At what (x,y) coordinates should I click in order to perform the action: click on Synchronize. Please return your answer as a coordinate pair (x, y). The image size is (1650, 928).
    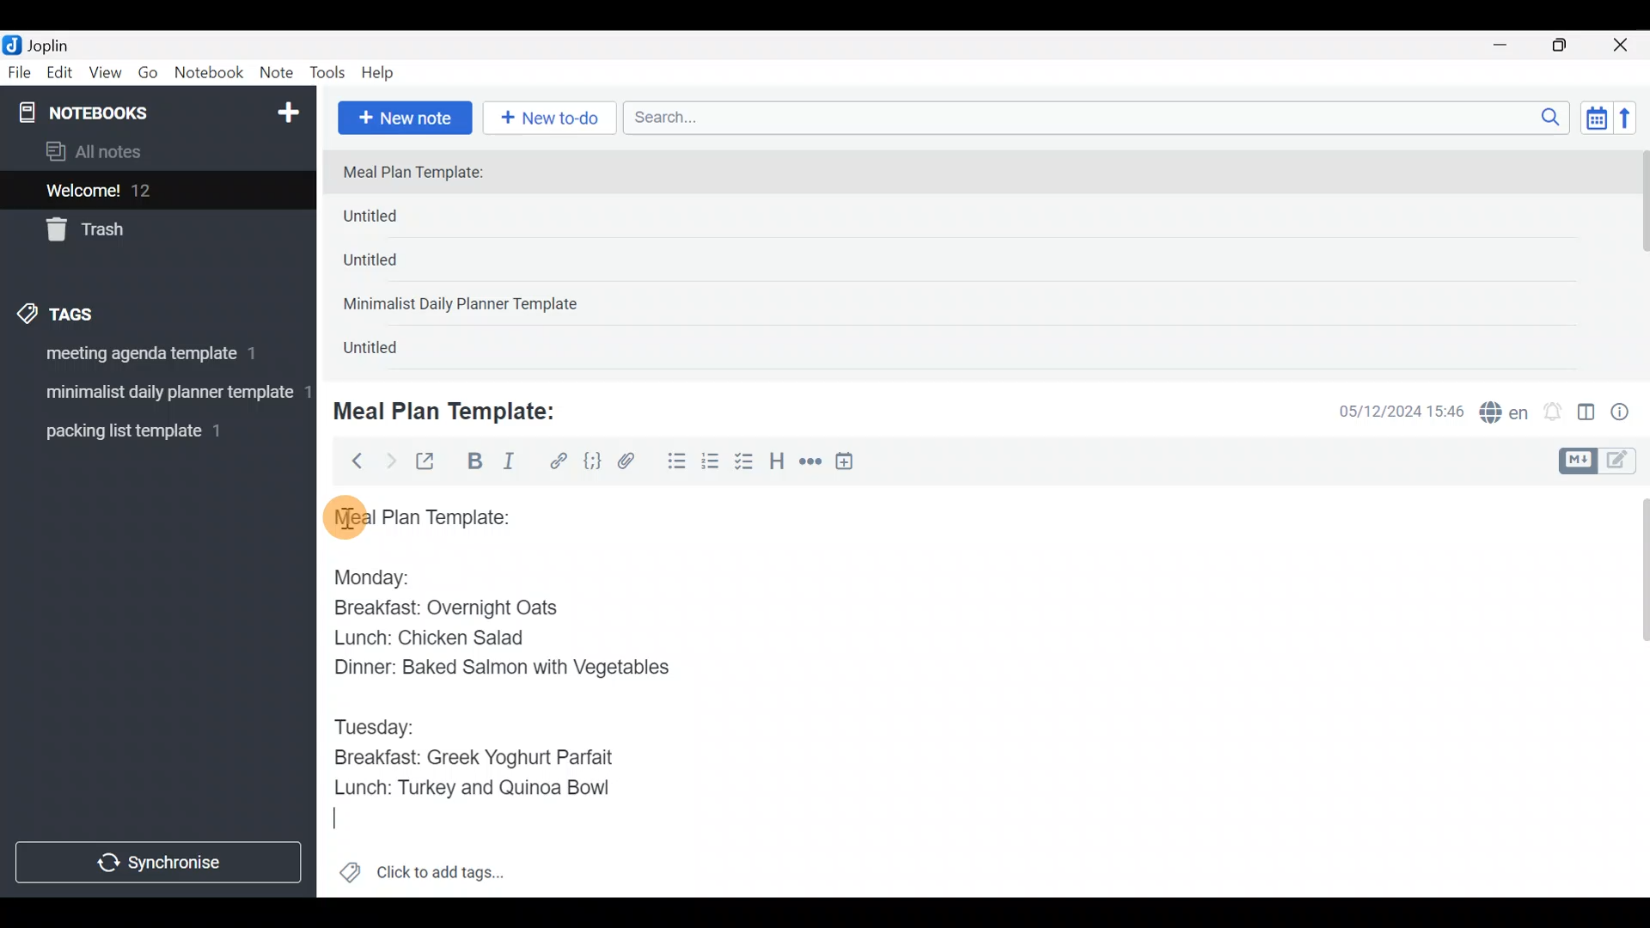
    Looking at the image, I should click on (161, 862).